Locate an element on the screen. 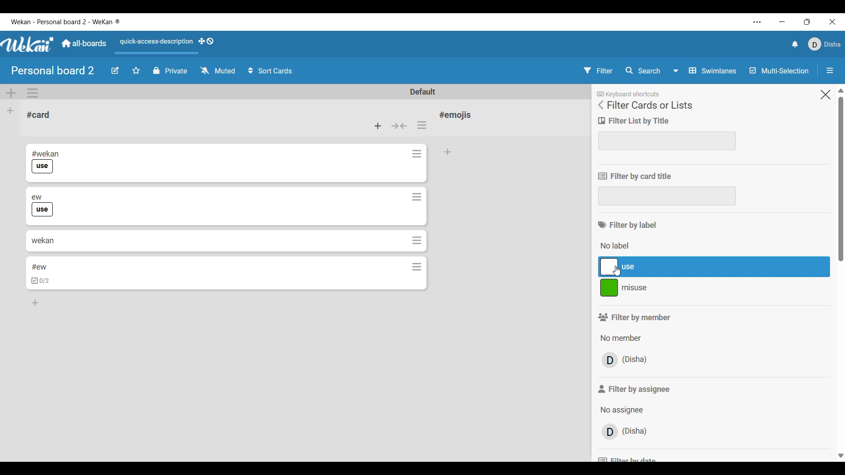 The image size is (845, 475). Privacy status of current board is located at coordinates (170, 70).